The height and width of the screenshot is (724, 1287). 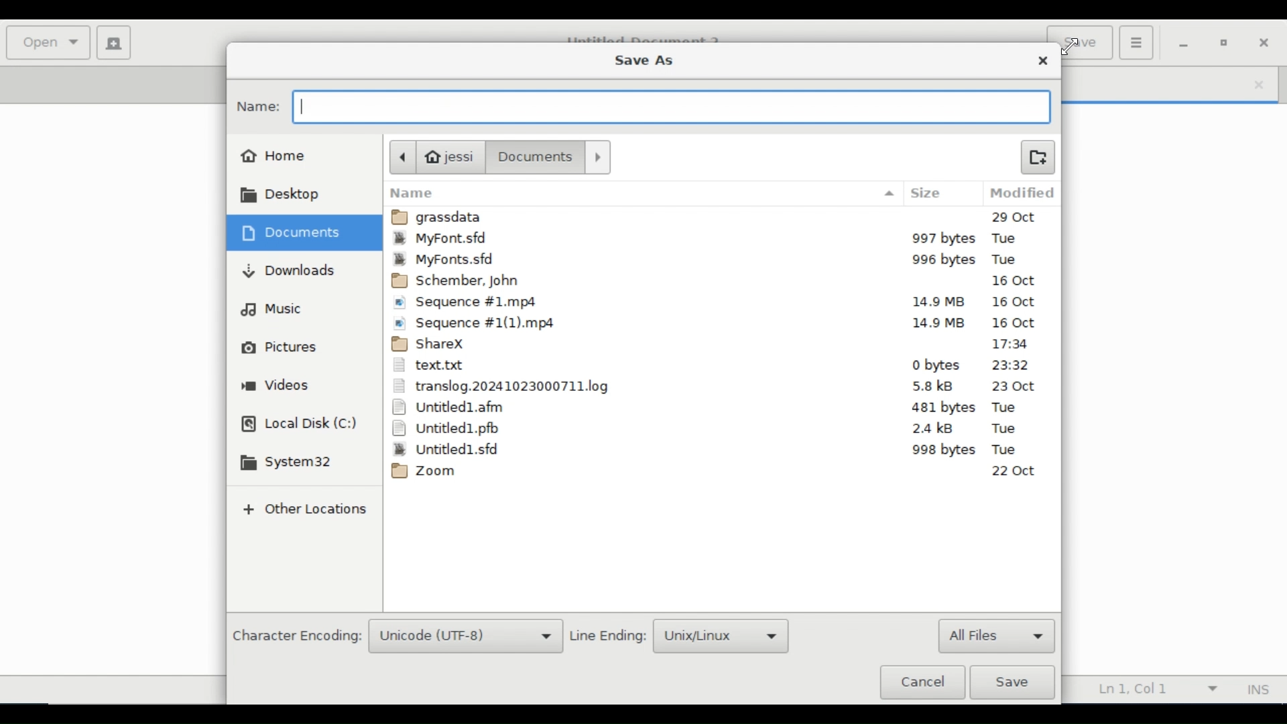 What do you see at coordinates (936, 192) in the screenshot?
I see `Size` at bounding box center [936, 192].